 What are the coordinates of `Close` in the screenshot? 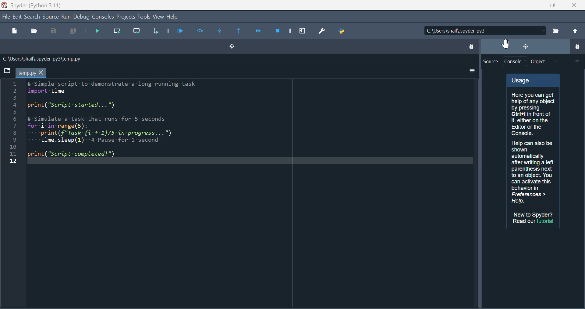 It's located at (573, 5).